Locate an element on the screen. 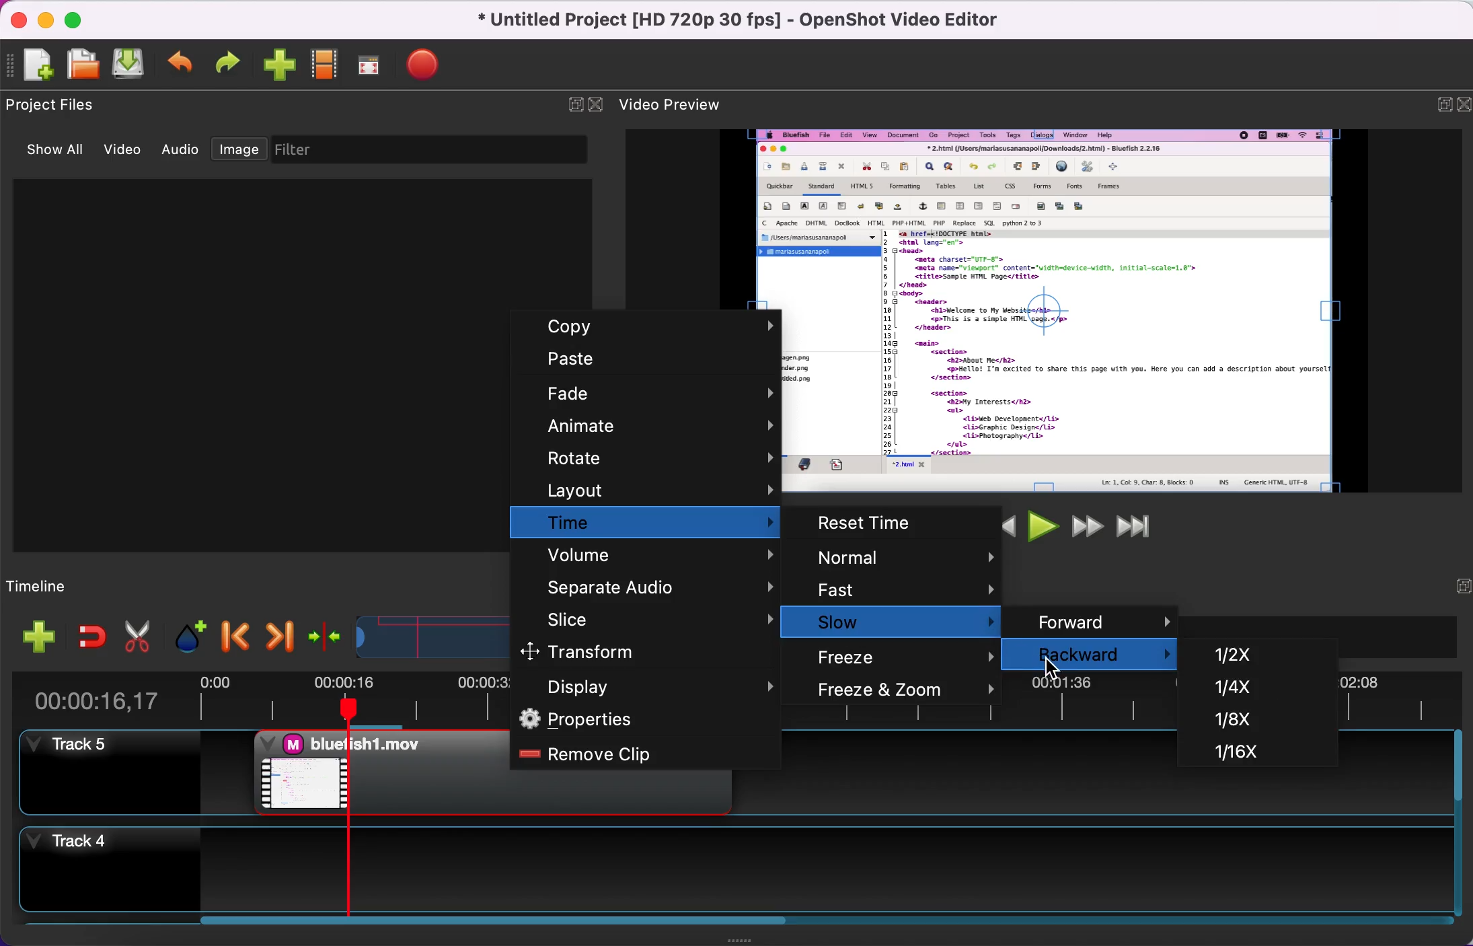  volume is located at coordinates (647, 554).